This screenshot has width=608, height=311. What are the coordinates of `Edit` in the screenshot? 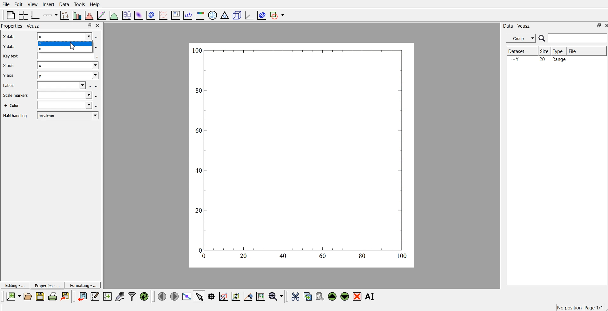 It's located at (19, 4).